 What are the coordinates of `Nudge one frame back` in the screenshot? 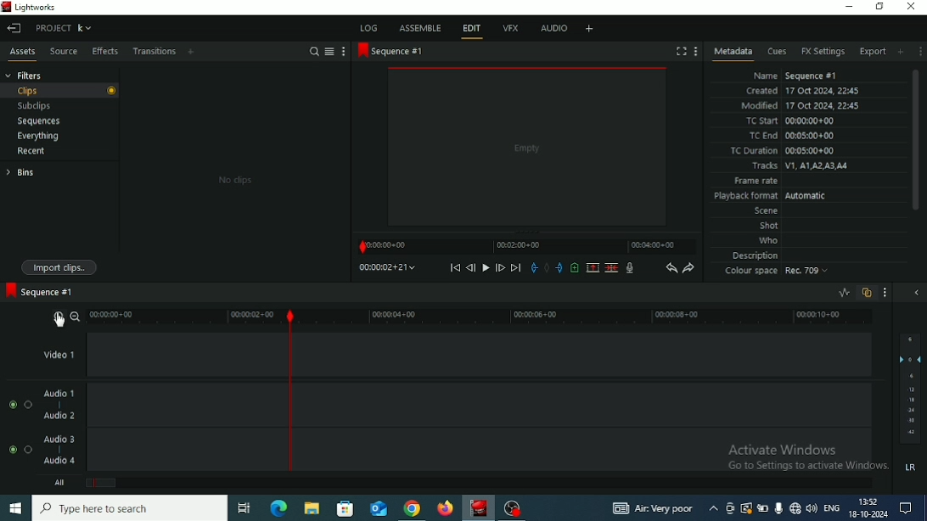 It's located at (470, 267).